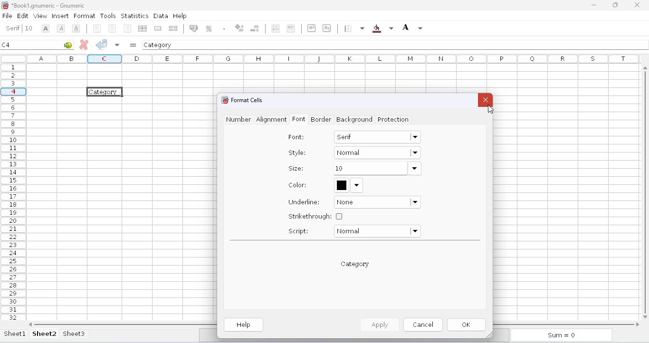  I want to click on insert, so click(60, 16).